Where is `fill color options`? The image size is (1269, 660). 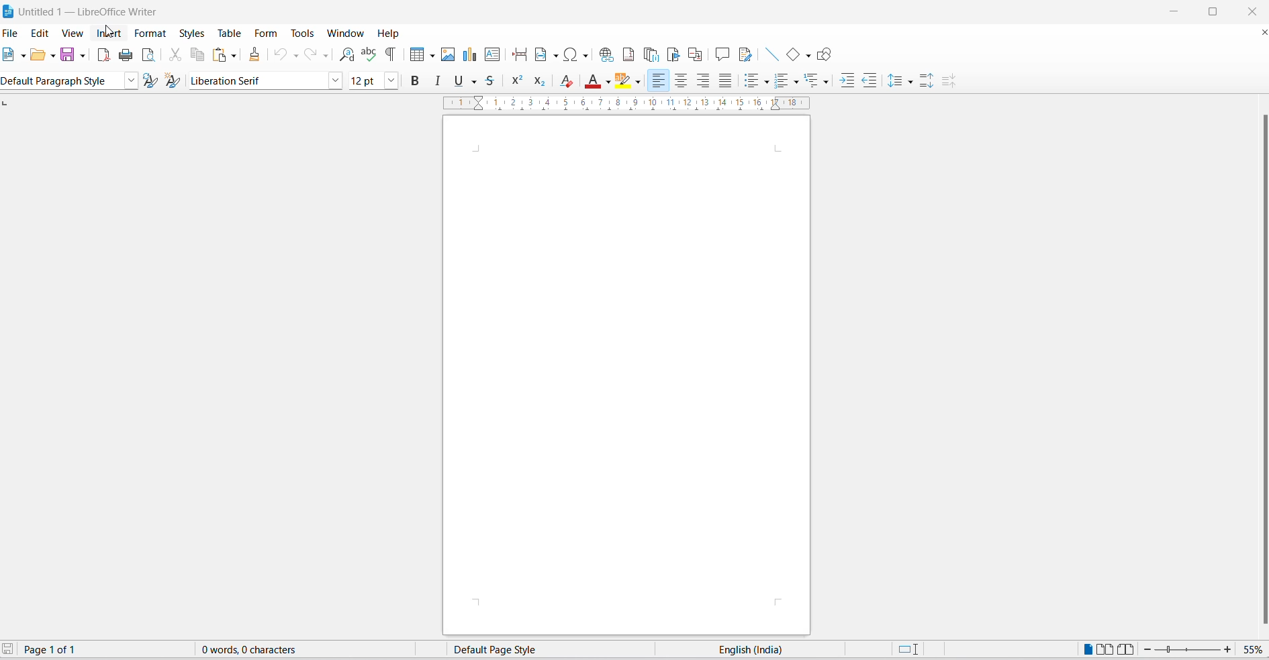 fill color options is located at coordinates (609, 82).